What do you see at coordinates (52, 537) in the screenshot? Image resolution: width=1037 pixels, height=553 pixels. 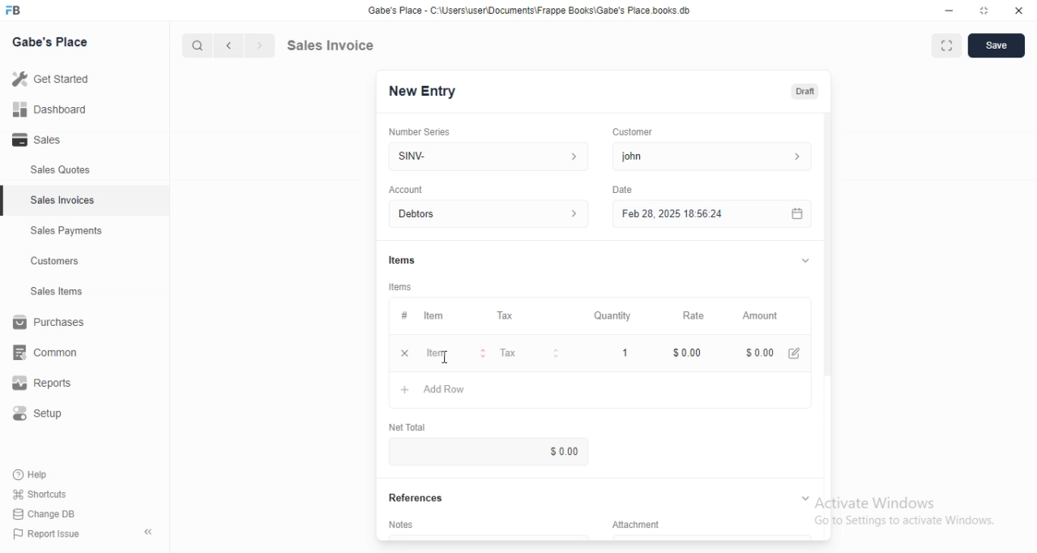 I see `PP Report Issue.` at bounding box center [52, 537].